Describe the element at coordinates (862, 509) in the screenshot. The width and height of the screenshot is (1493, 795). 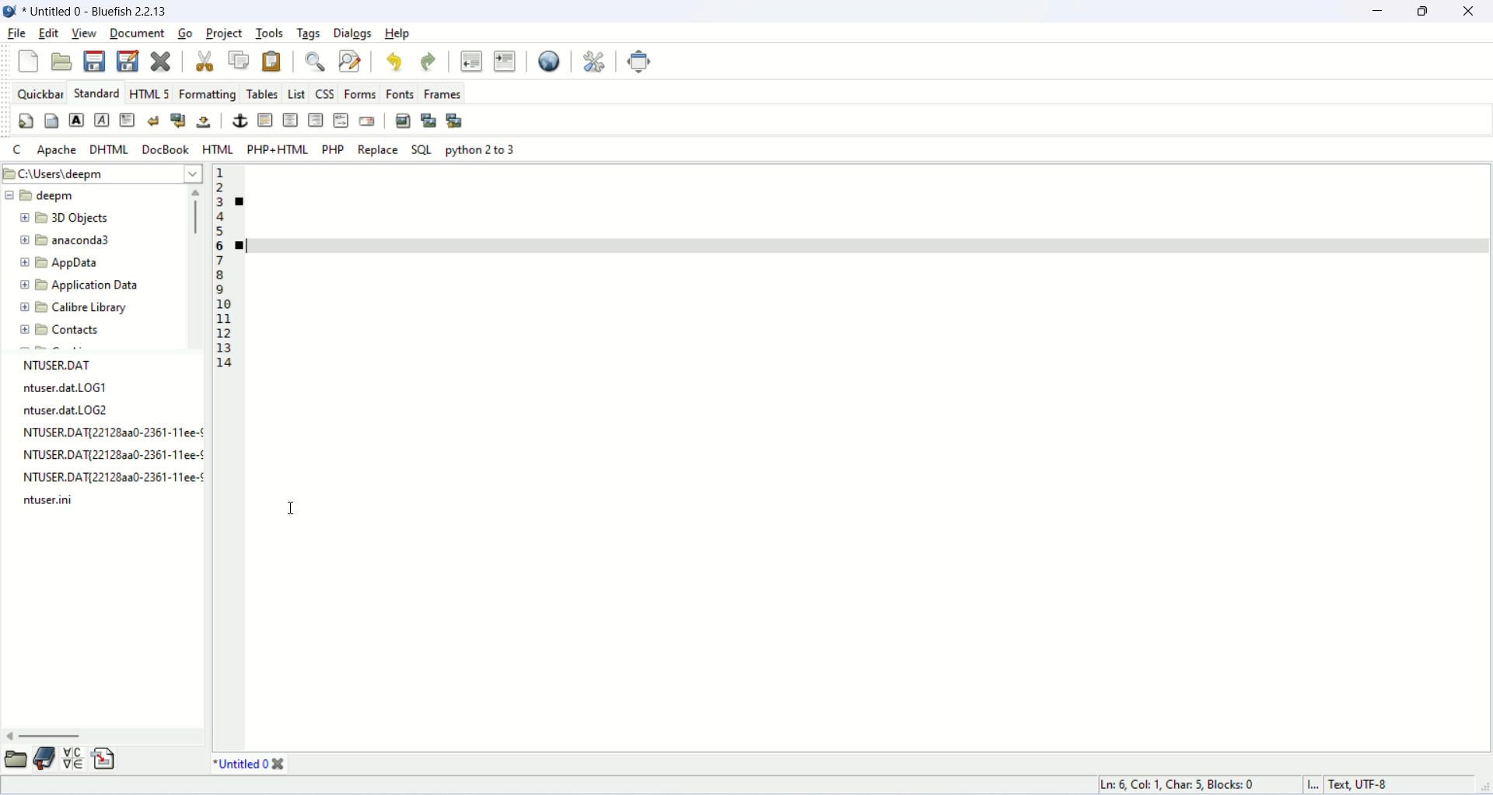
I see `editor` at that location.